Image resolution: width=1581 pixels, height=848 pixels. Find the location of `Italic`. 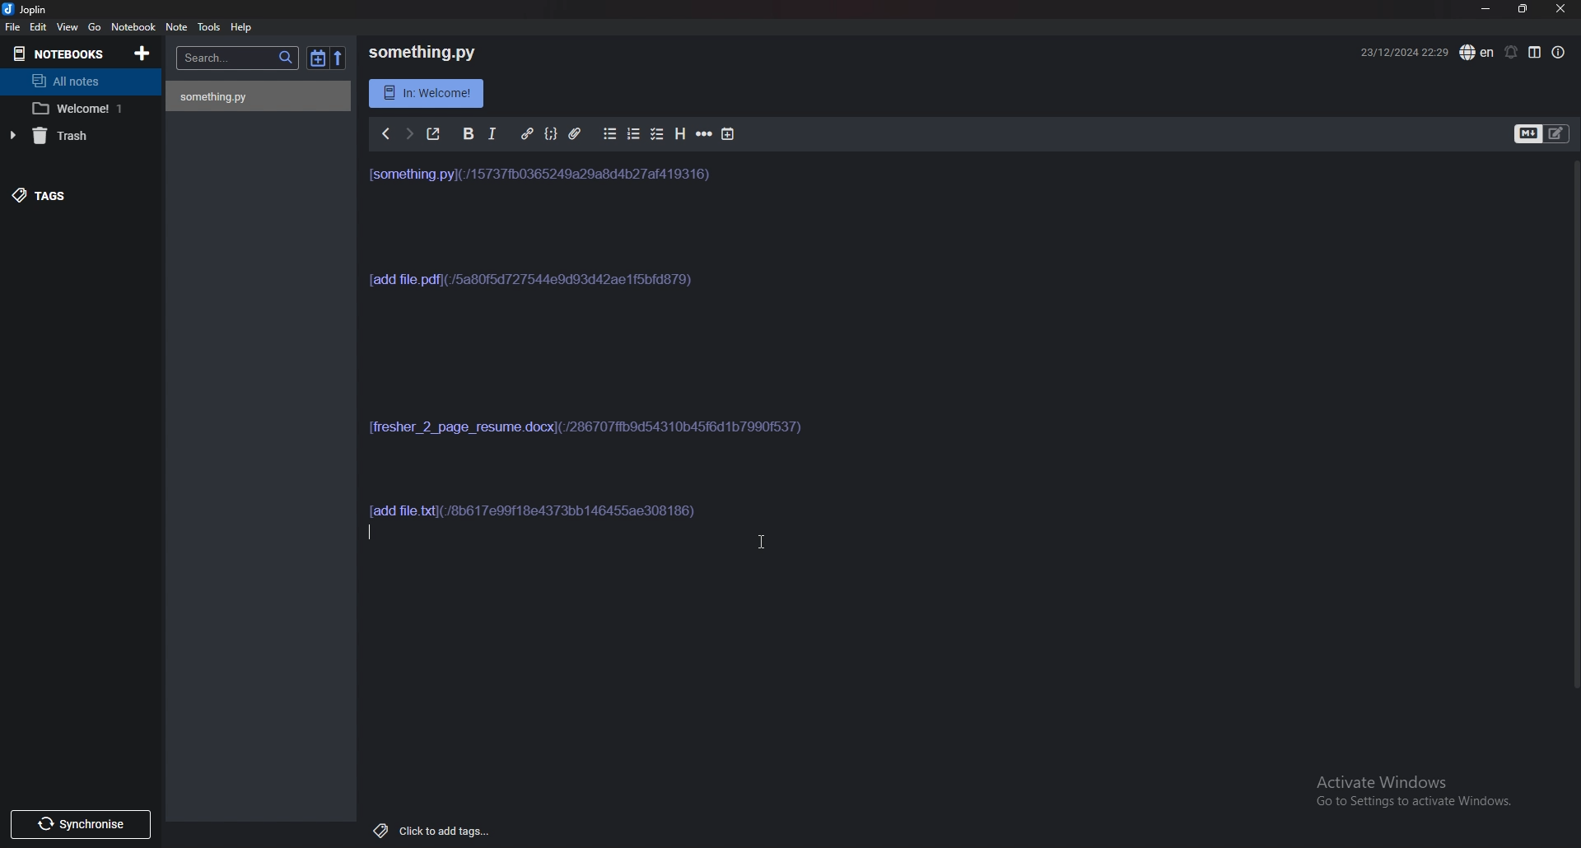

Italic is located at coordinates (491, 133).